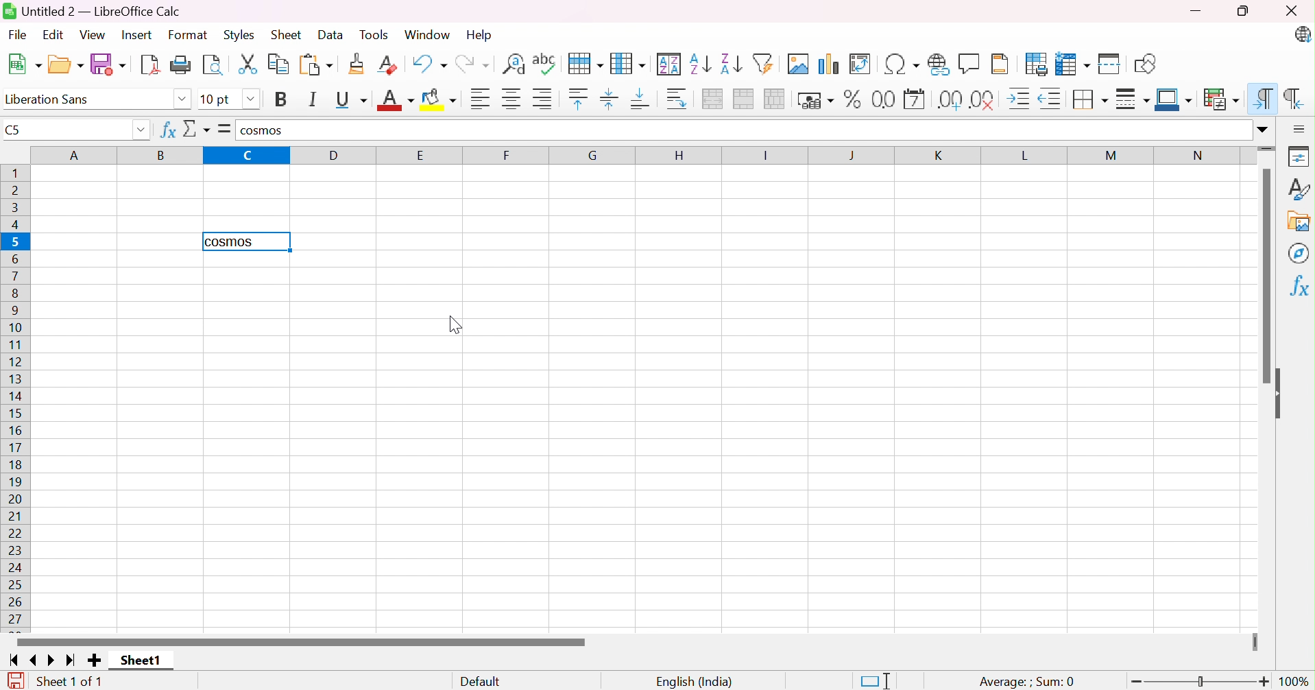  What do you see at coordinates (1255, 640) in the screenshot?
I see `Slider` at bounding box center [1255, 640].